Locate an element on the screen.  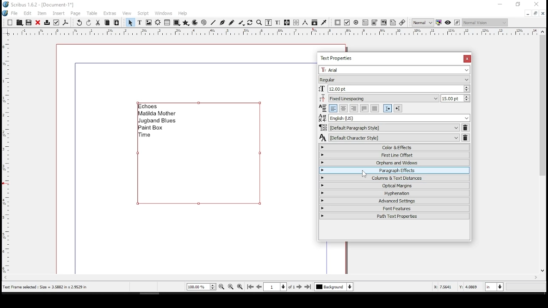
color and effects is located at coordinates (394, 147).